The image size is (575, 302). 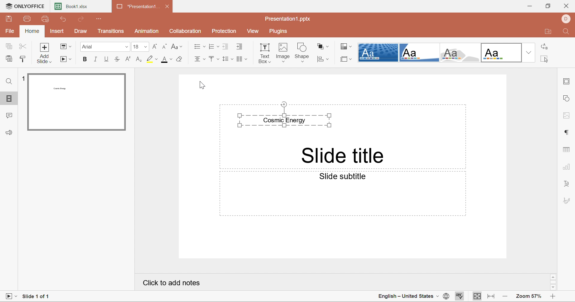 I want to click on Transitions, so click(x=111, y=31).